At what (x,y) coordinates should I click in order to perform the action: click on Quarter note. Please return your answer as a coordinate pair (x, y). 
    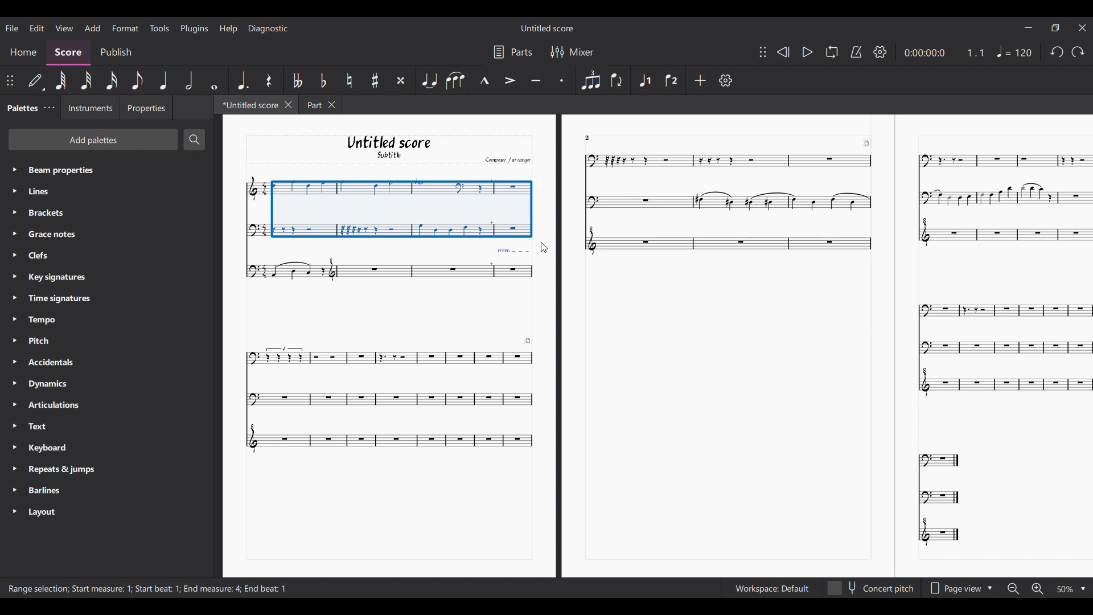
    Looking at the image, I should click on (165, 80).